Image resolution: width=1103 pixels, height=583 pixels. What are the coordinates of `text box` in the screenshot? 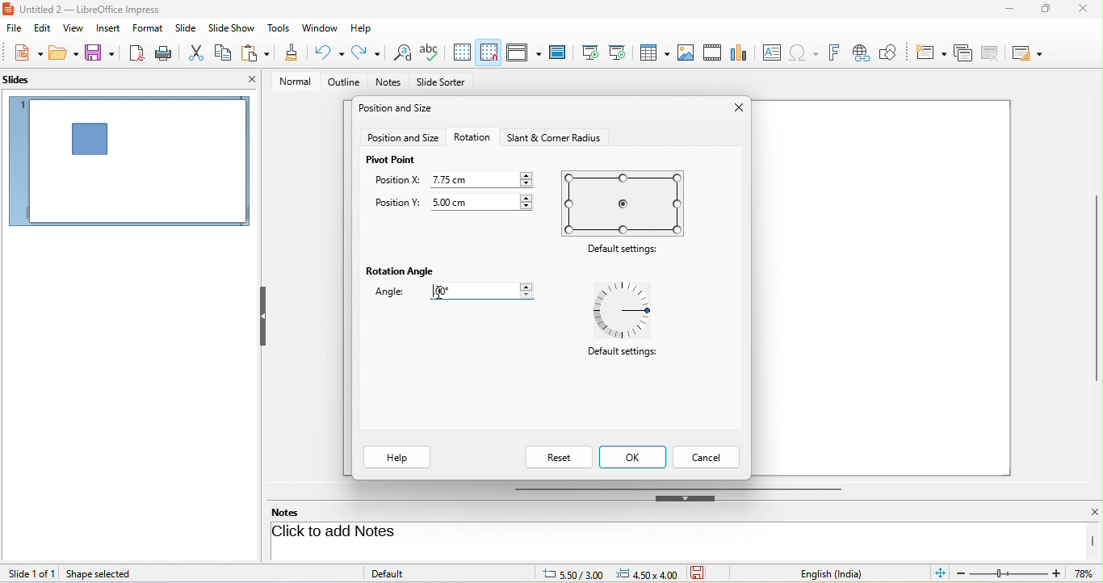 It's located at (770, 52).